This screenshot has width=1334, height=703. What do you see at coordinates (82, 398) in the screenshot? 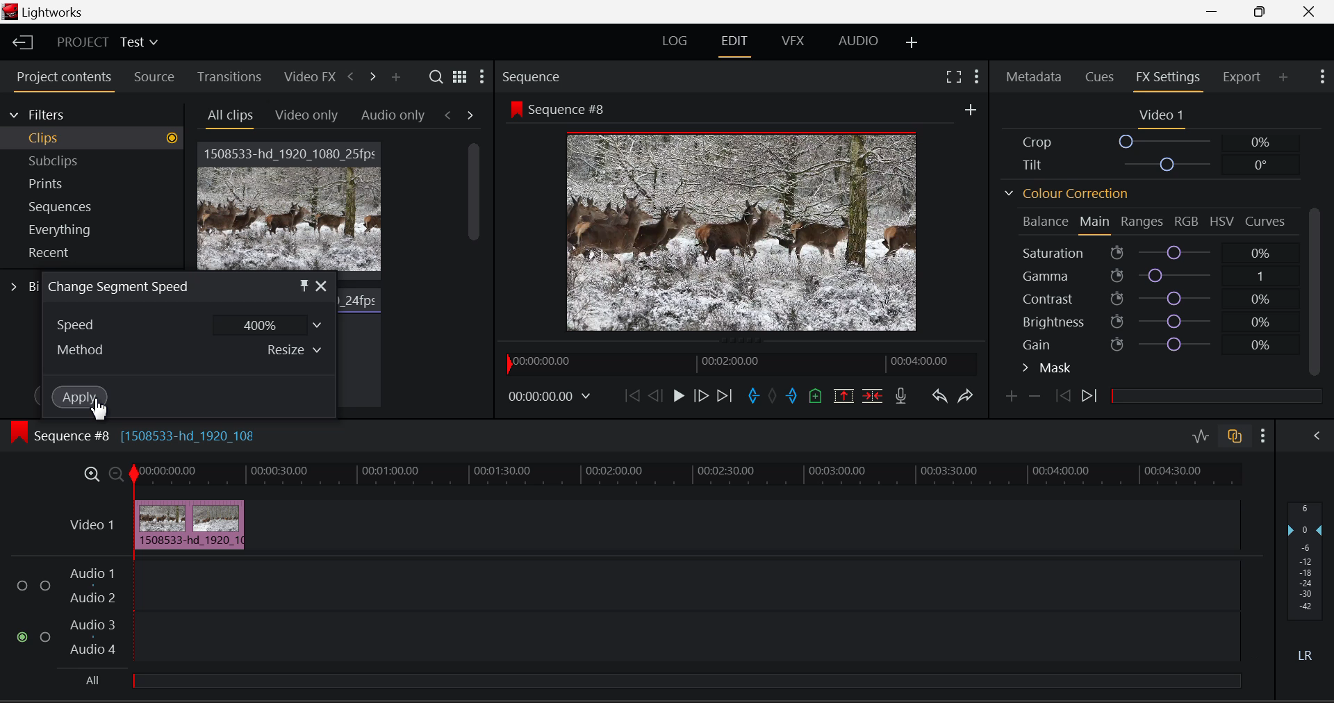
I see `Apply` at bounding box center [82, 398].